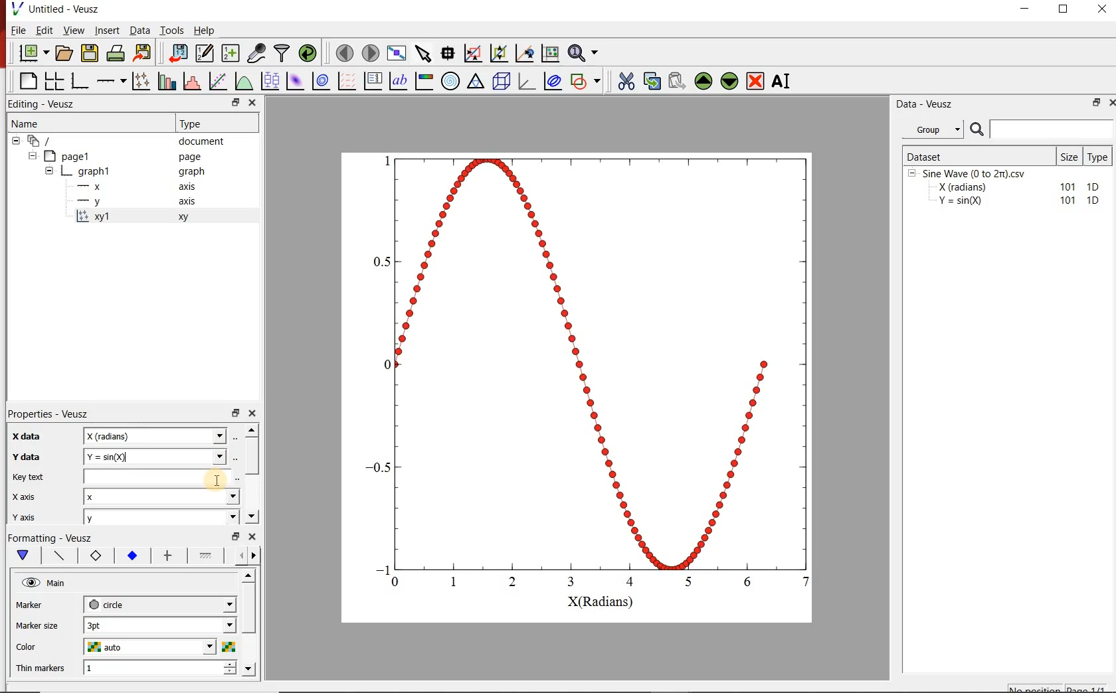 Image resolution: width=1116 pixels, height=693 pixels. What do you see at coordinates (252, 104) in the screenshot?
I see `Close` at bounding box center [252, 104].